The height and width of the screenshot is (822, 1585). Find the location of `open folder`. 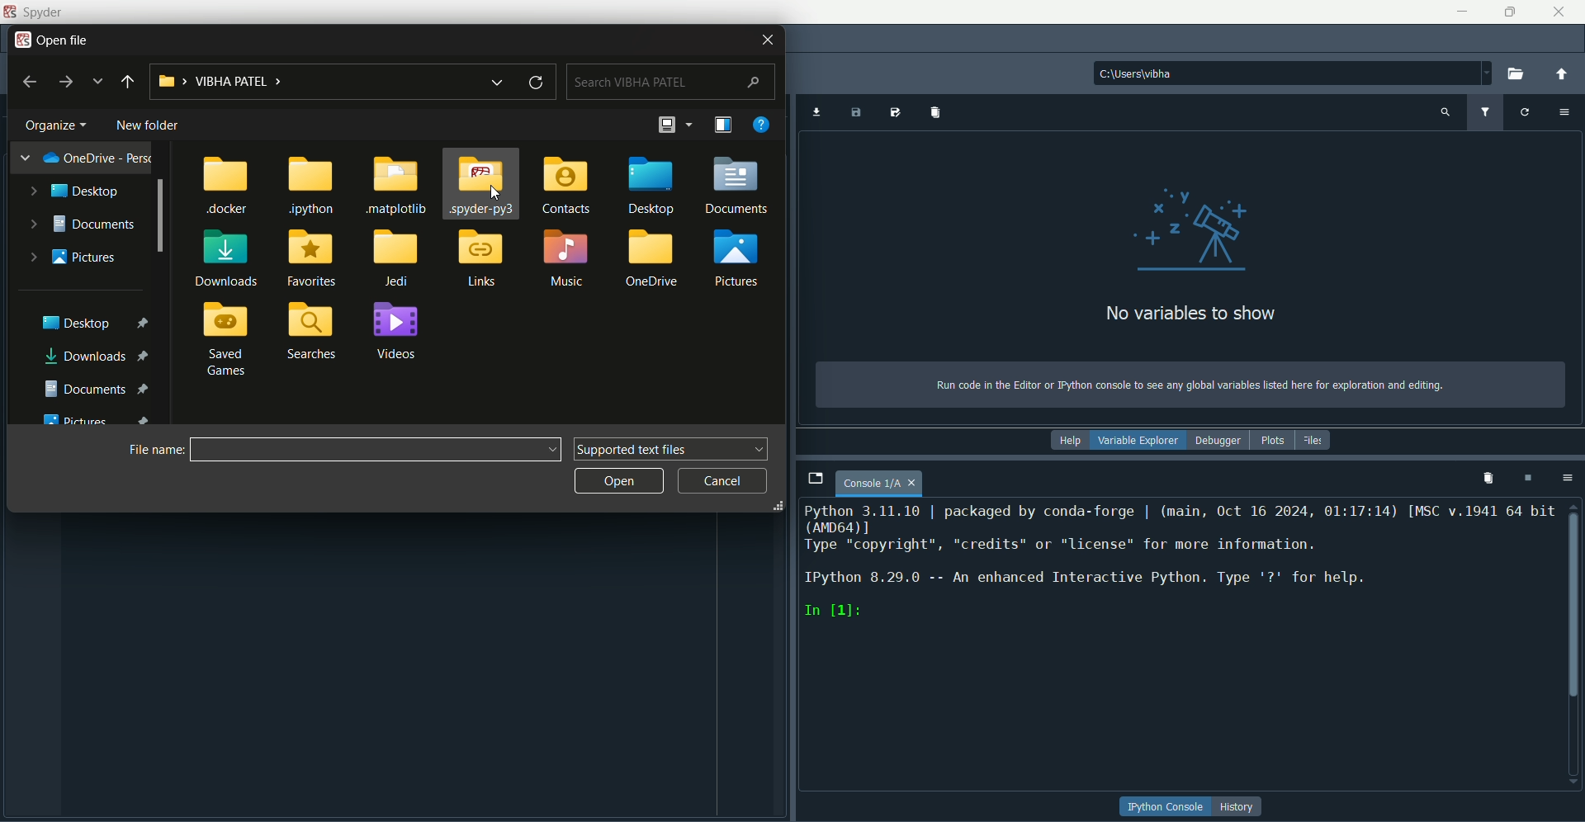

open folder is located at coordinates (1520, 73).